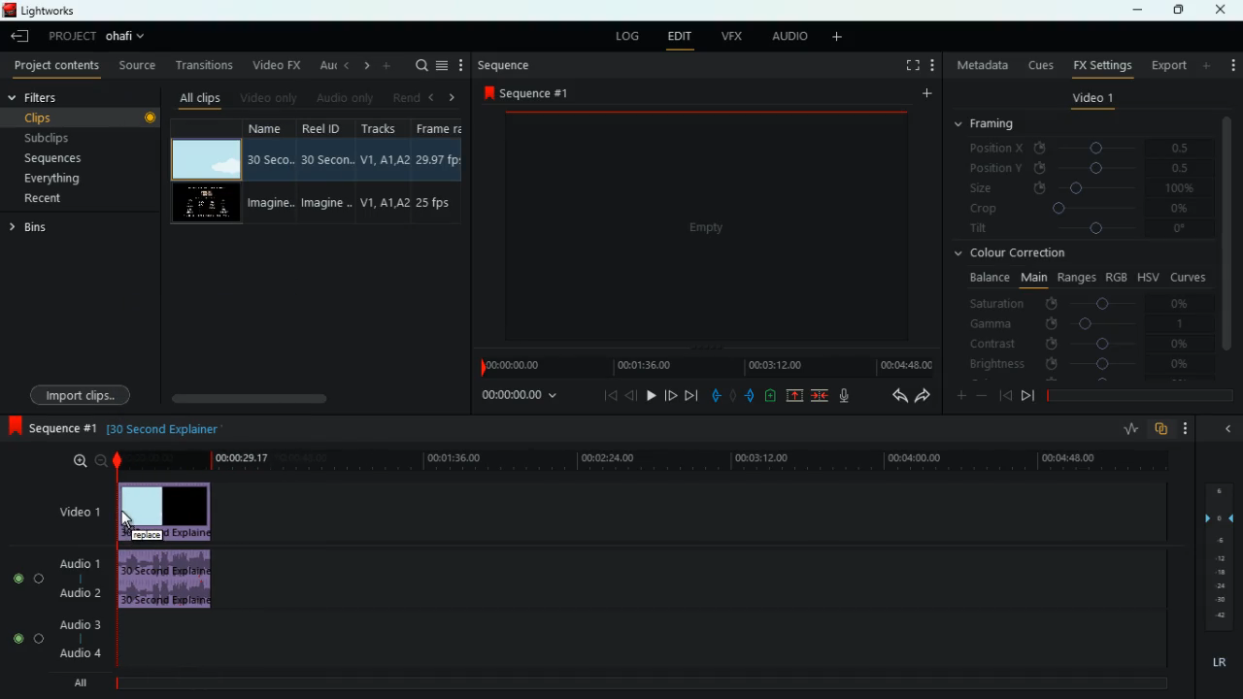 The image size is (1243, 699). Describe the element at coordinates (932, 65) in the screenshot. I see `add` at that location.